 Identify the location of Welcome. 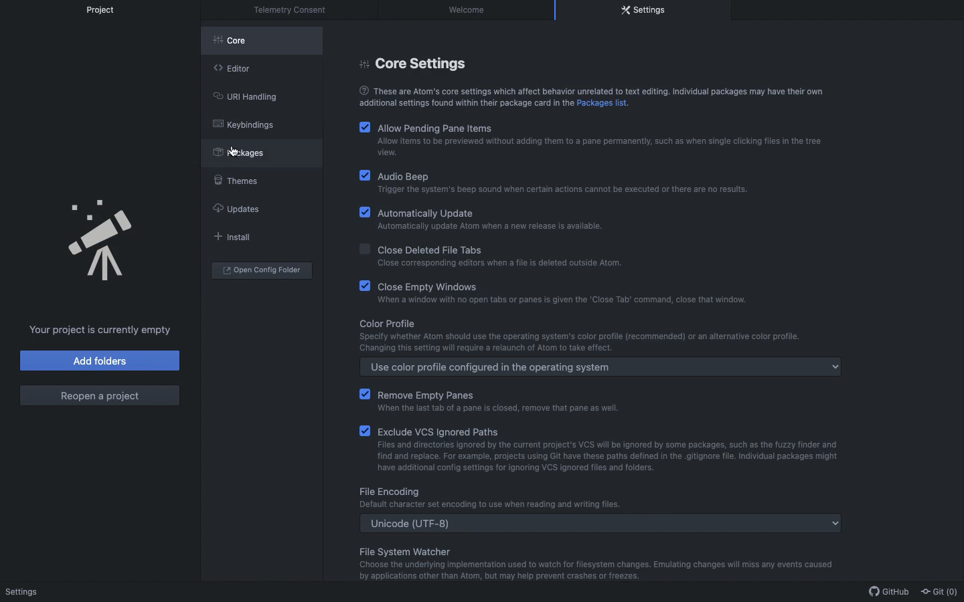
(469, 9).